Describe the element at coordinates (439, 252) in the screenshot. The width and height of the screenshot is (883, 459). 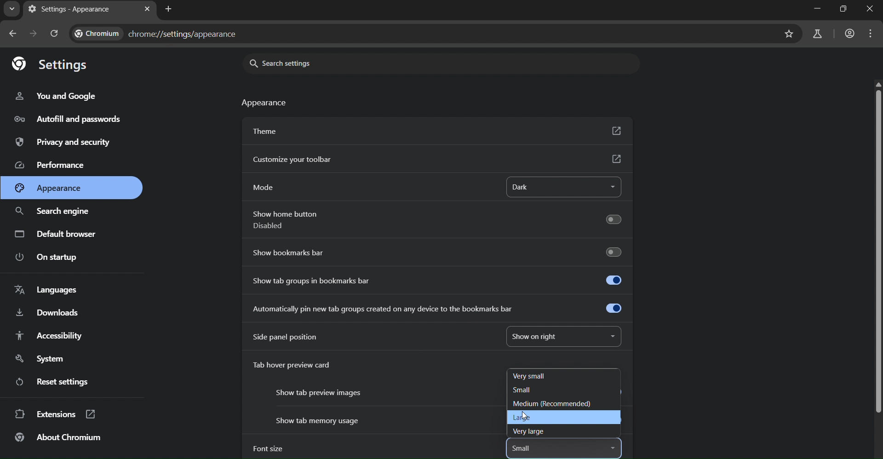
I see `show bookmarks bar` at that location.